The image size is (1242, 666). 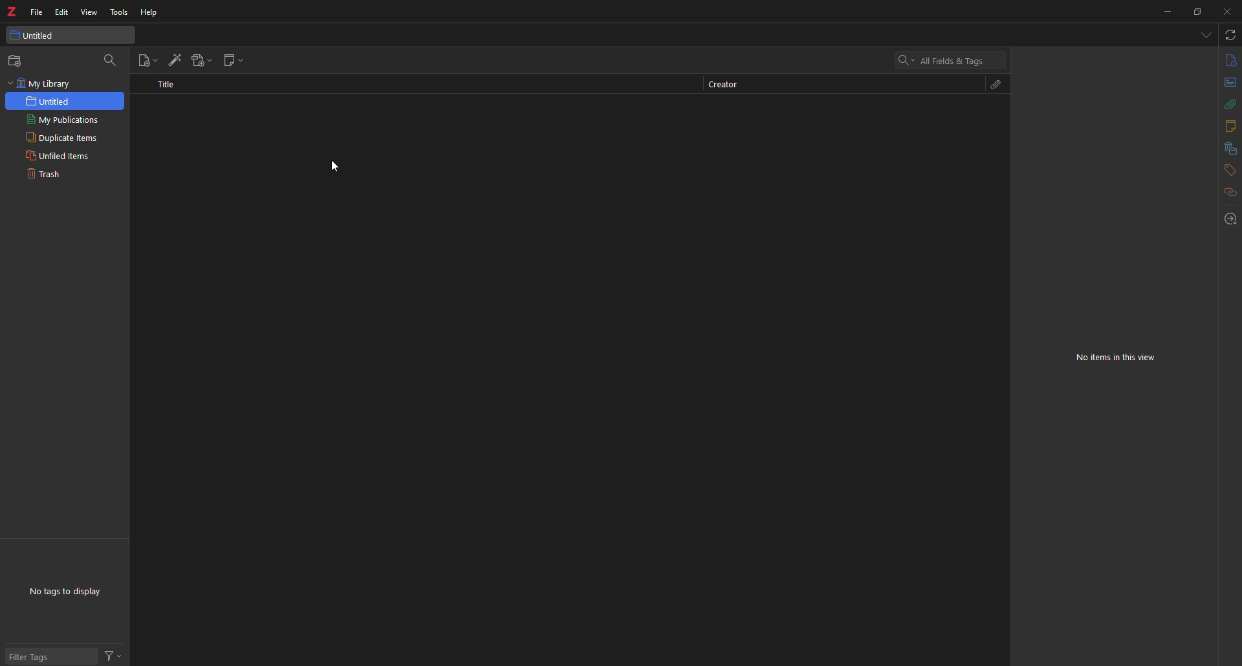 What do you see at coordinates (992, 85) in the screenshot?
I see `attach` at bounding box center [992, 85].